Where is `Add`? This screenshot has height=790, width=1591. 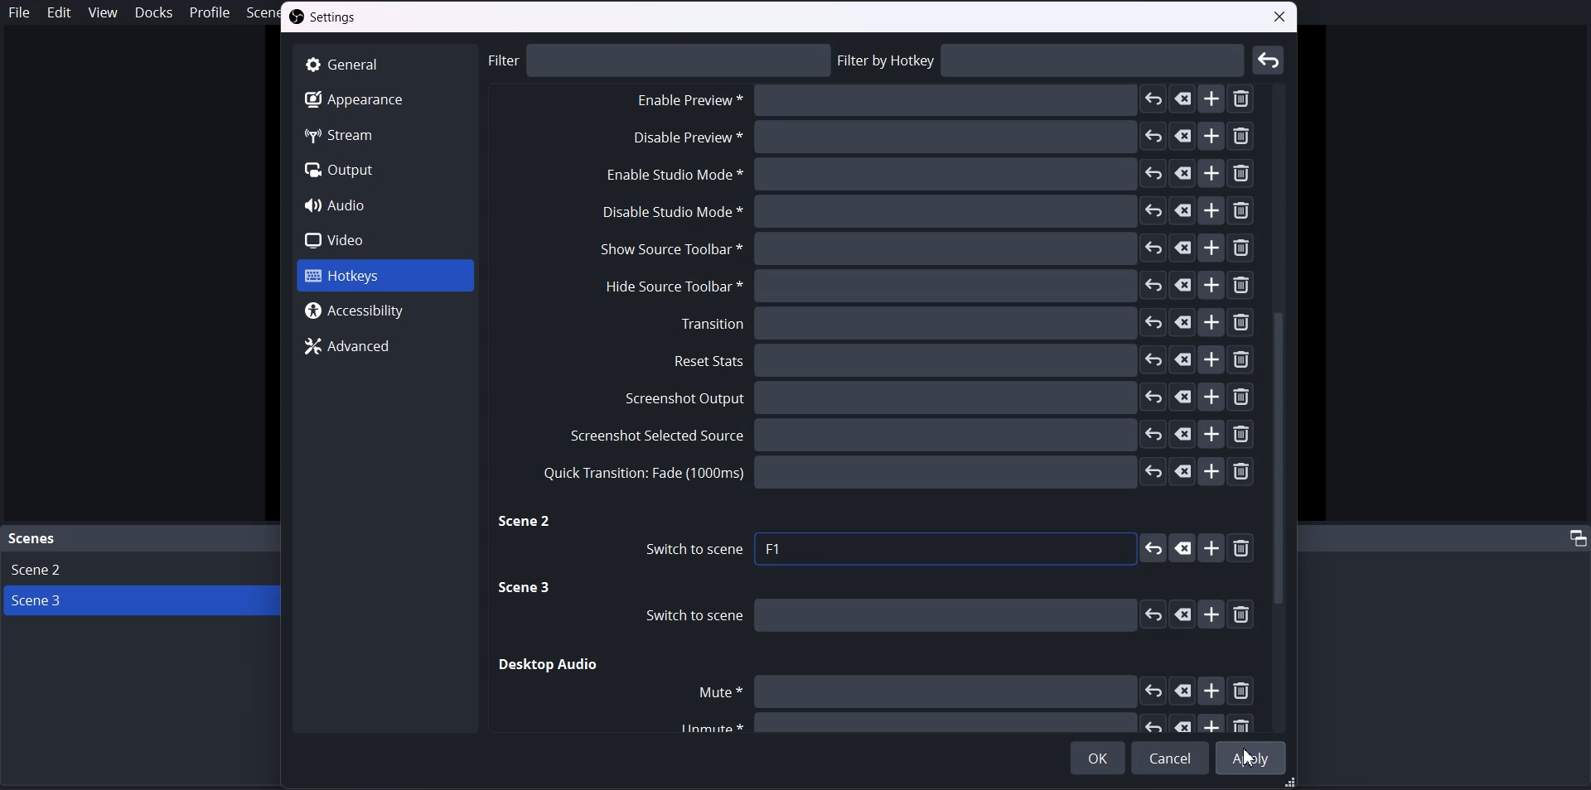
Add is located at coordinates (1213, 548).